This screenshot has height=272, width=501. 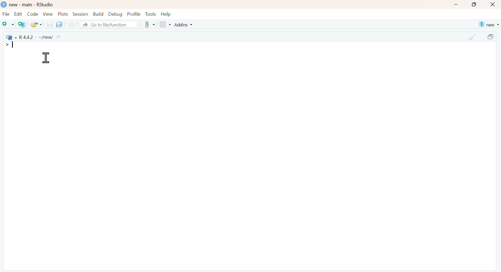 What do you see at coordinates (492, 37) in the screenshot?
I see `maximize` at bounding box center [492, 37].